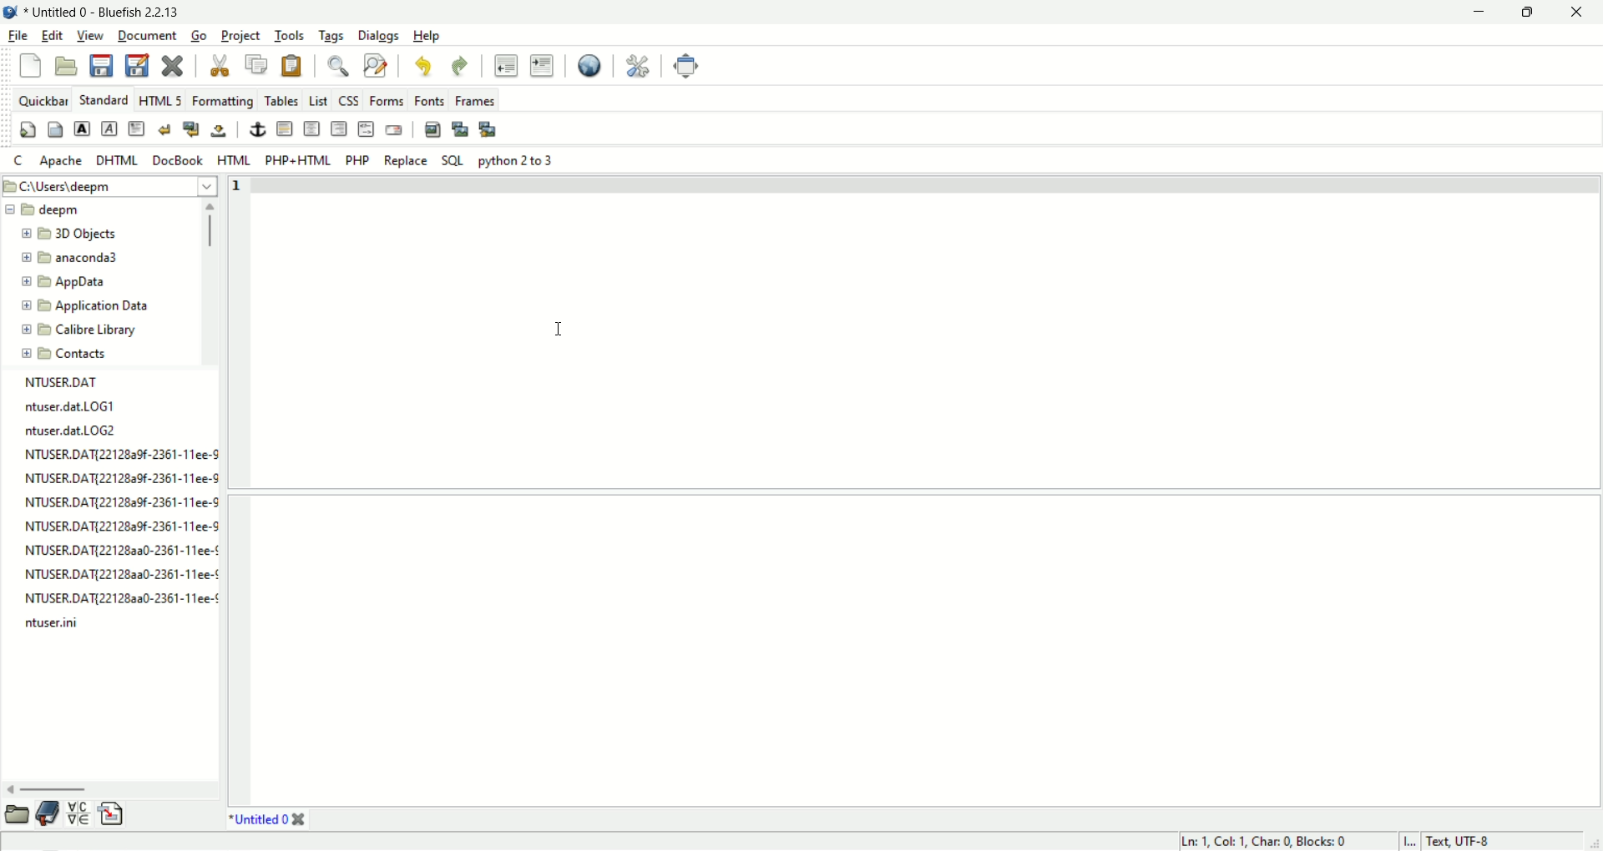 This screenshot has width=1603, height=851. I want to click on multi thumbnail, so click(489, 130).